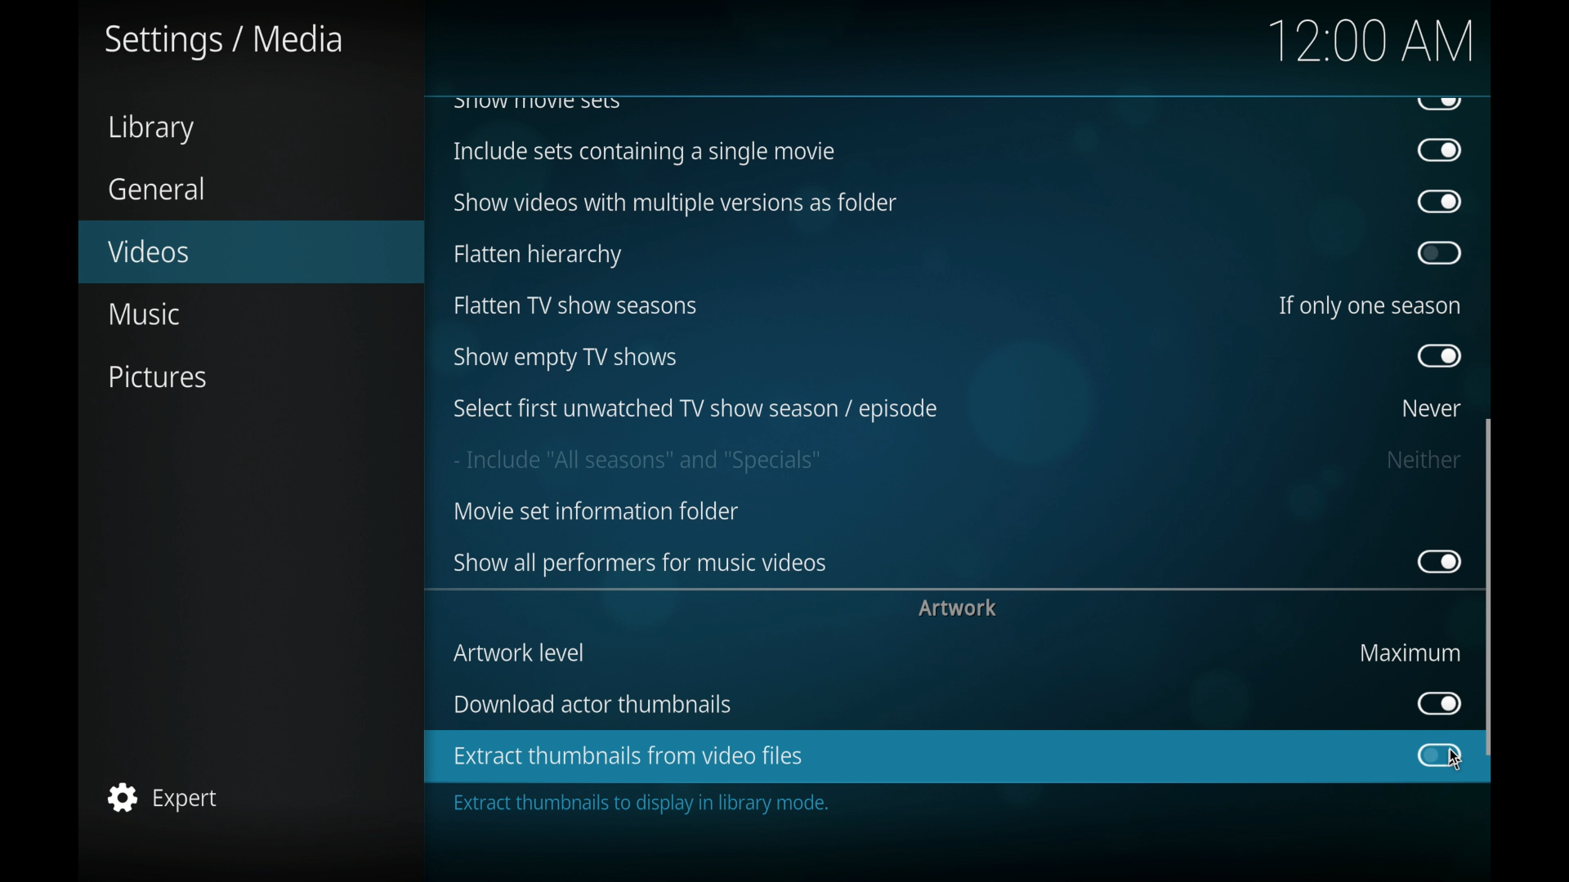  Describe the element at coordinates (637, 462) in the screenshot. I see `include all seasons and specials` at that location.